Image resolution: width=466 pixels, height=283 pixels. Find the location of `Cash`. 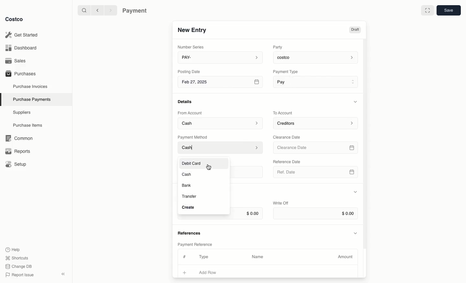

Cash is located at coordinates (221, 148).